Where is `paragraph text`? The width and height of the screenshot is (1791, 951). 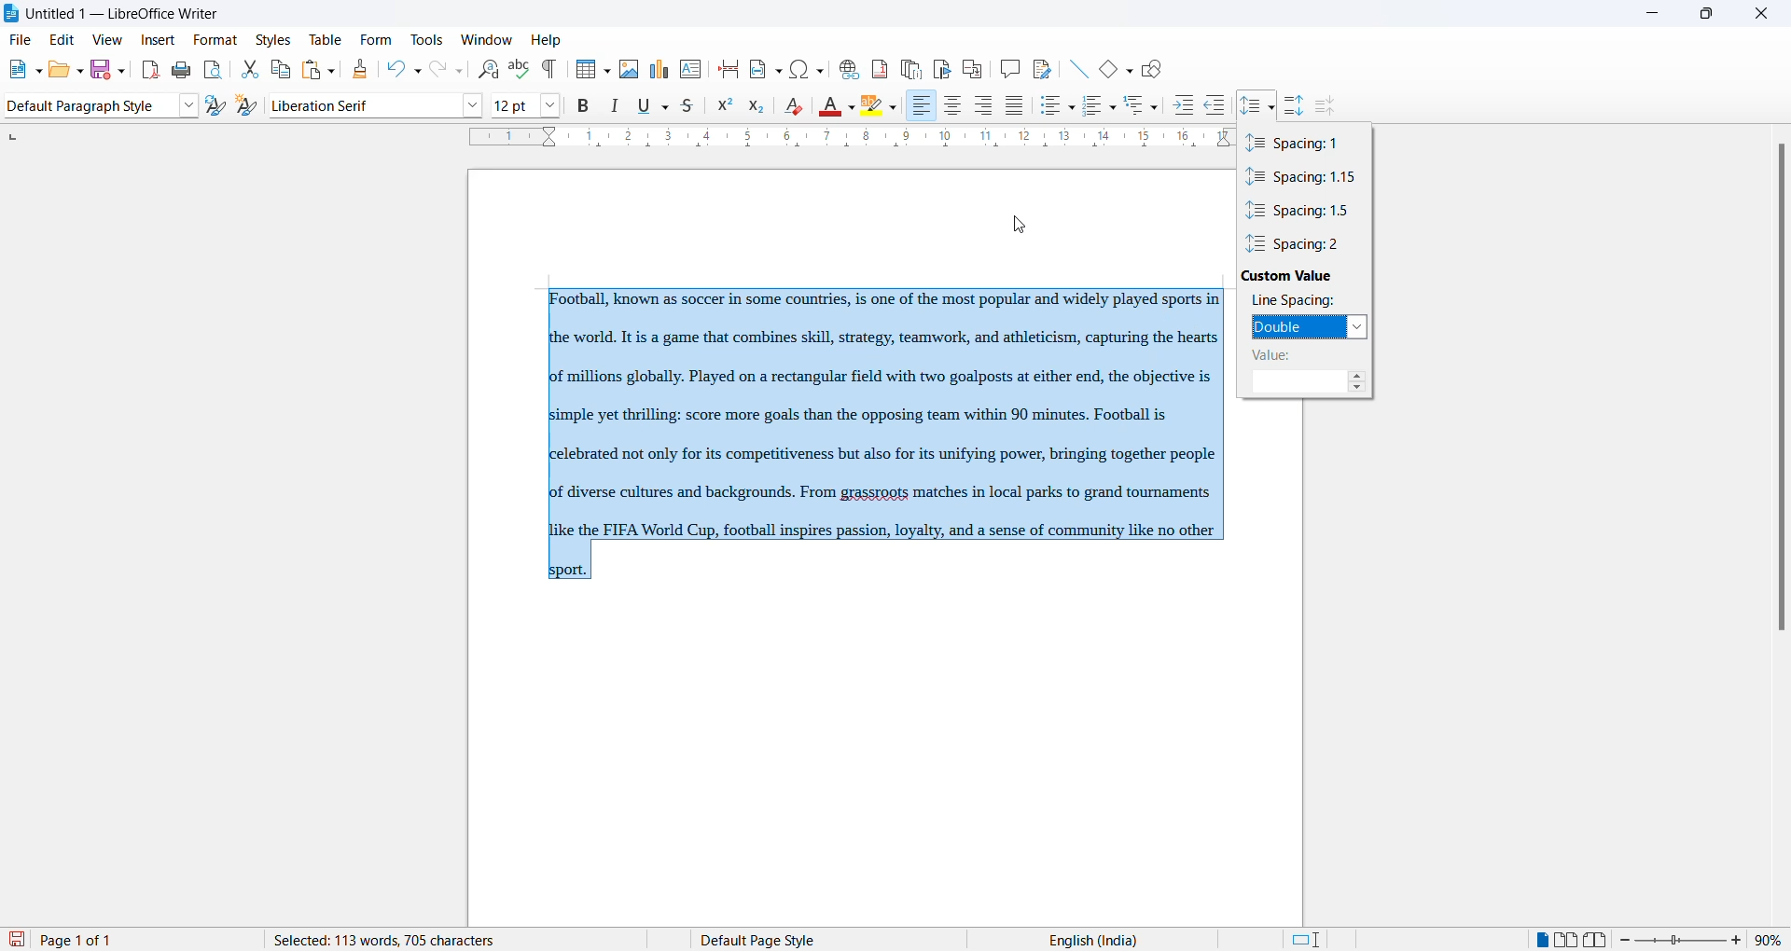
paragraph text is located at coordinates (886, 434).